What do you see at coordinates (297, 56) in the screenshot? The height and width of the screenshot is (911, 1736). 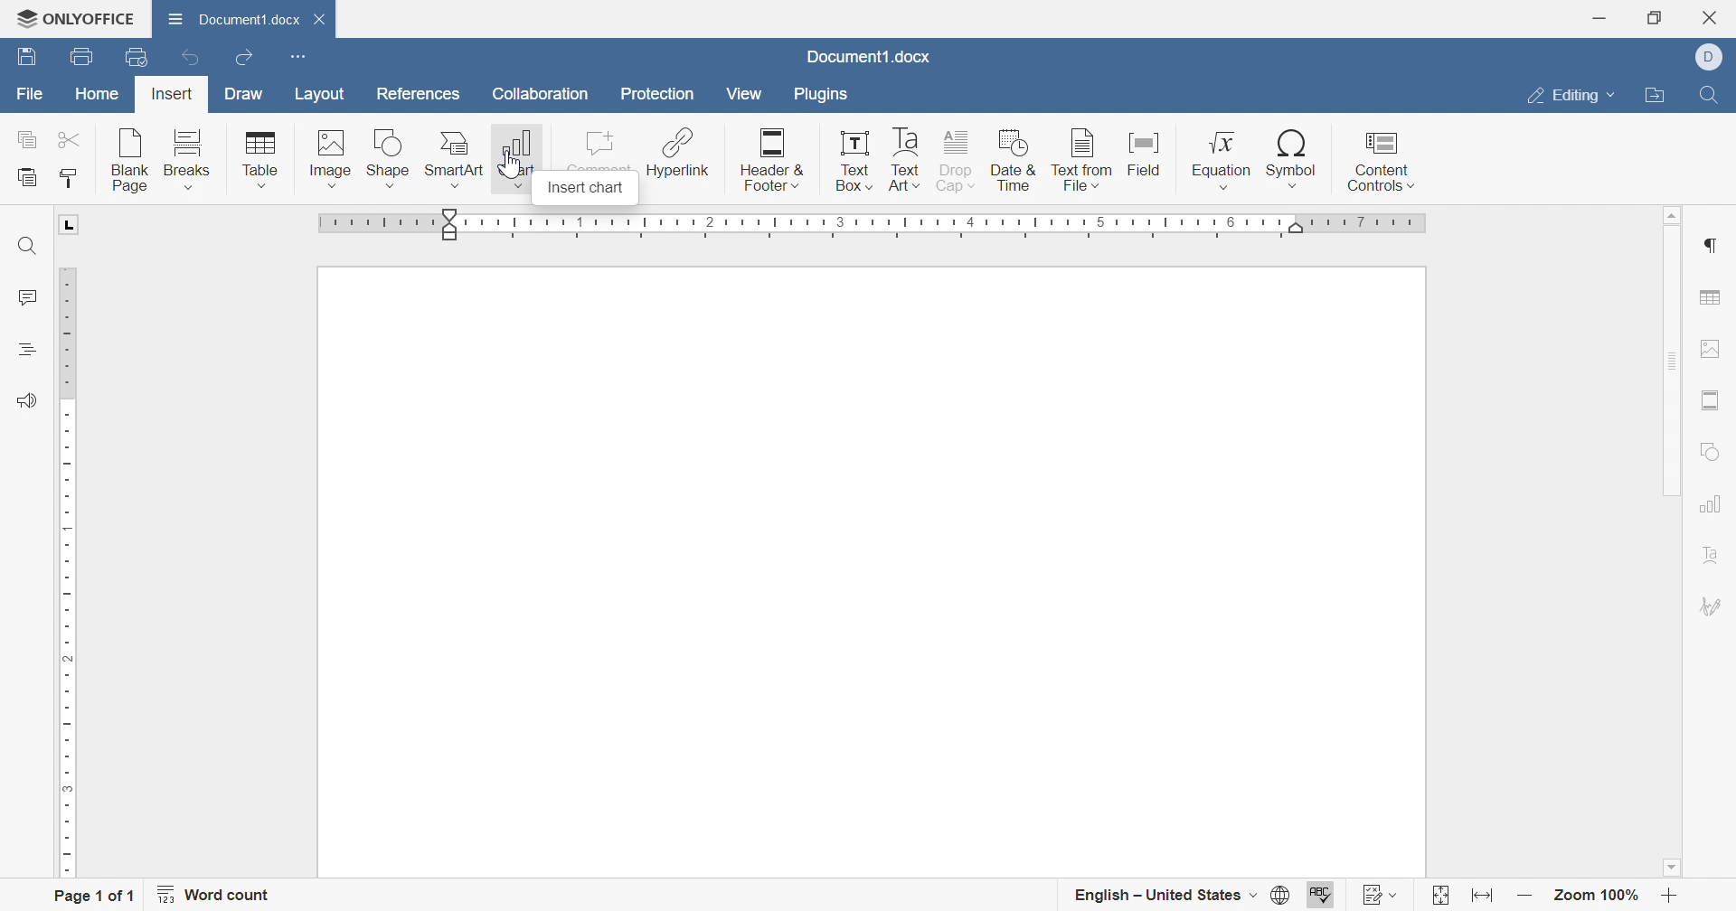 I see `Customize quick access toolbar` at bounding box center [297, 56].